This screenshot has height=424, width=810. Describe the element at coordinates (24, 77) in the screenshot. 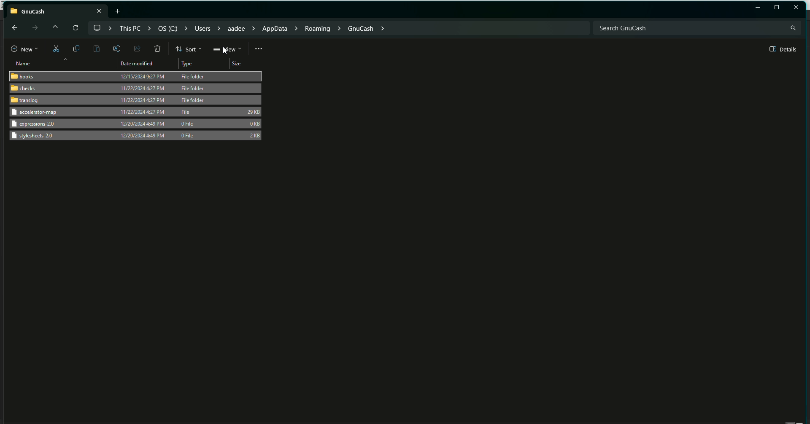

I see `books` at that location.